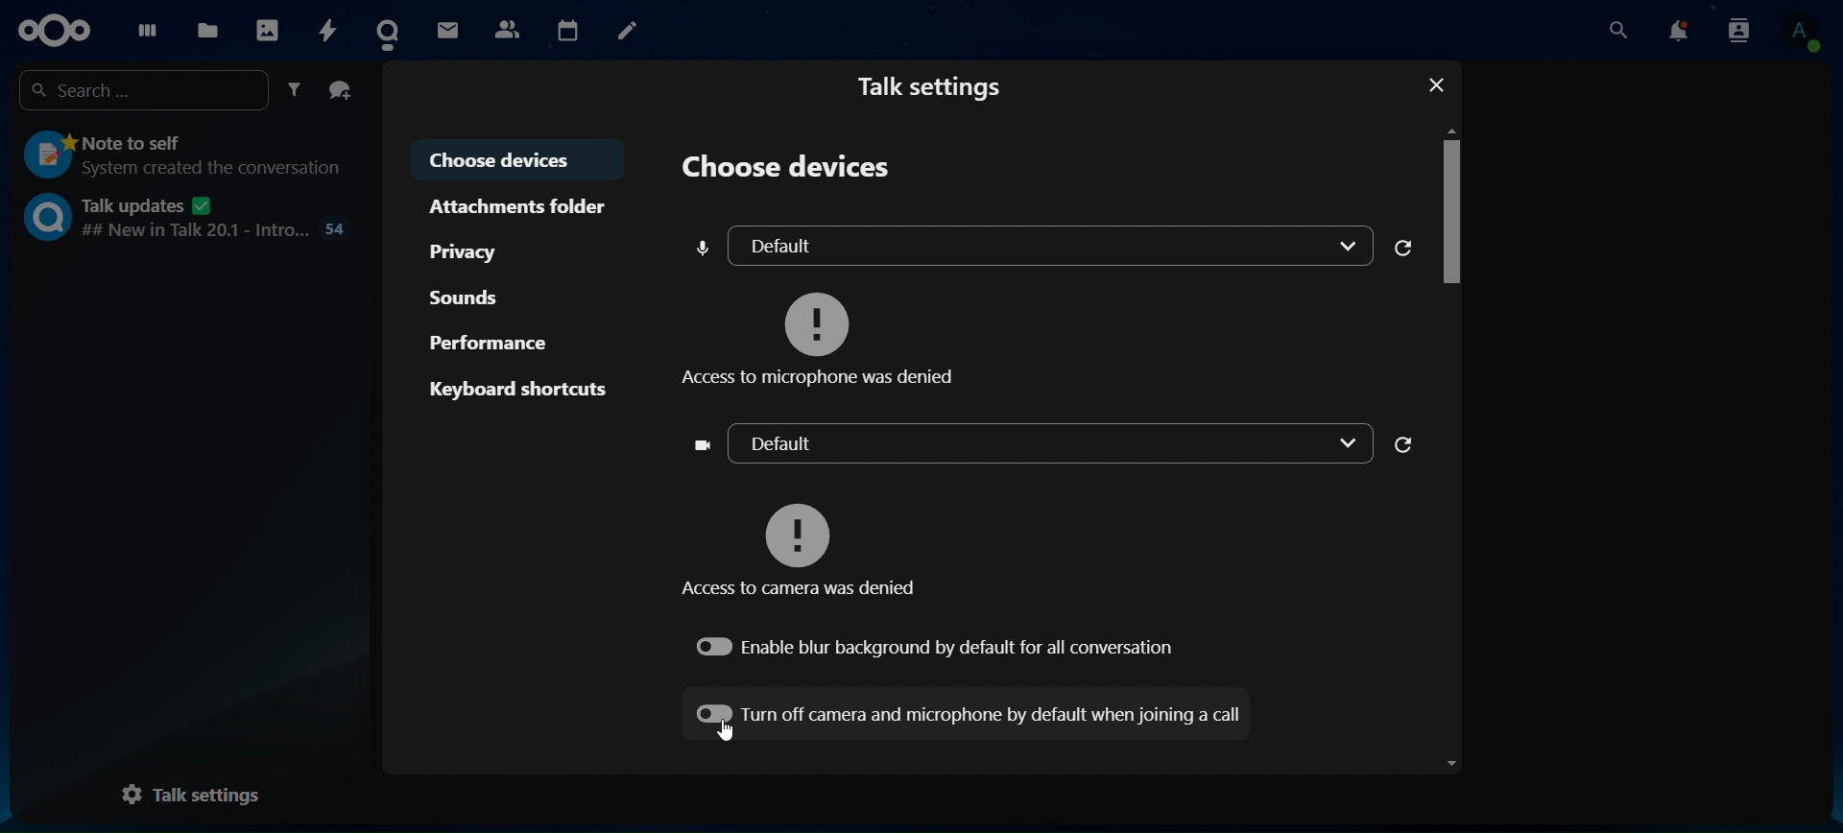 Image resolution: width=1843 pixels, height=833 pixels. What do you see at coordinates (340, 88) in the screenshot?
I see `create  a group` at bounding box center [340, 88].